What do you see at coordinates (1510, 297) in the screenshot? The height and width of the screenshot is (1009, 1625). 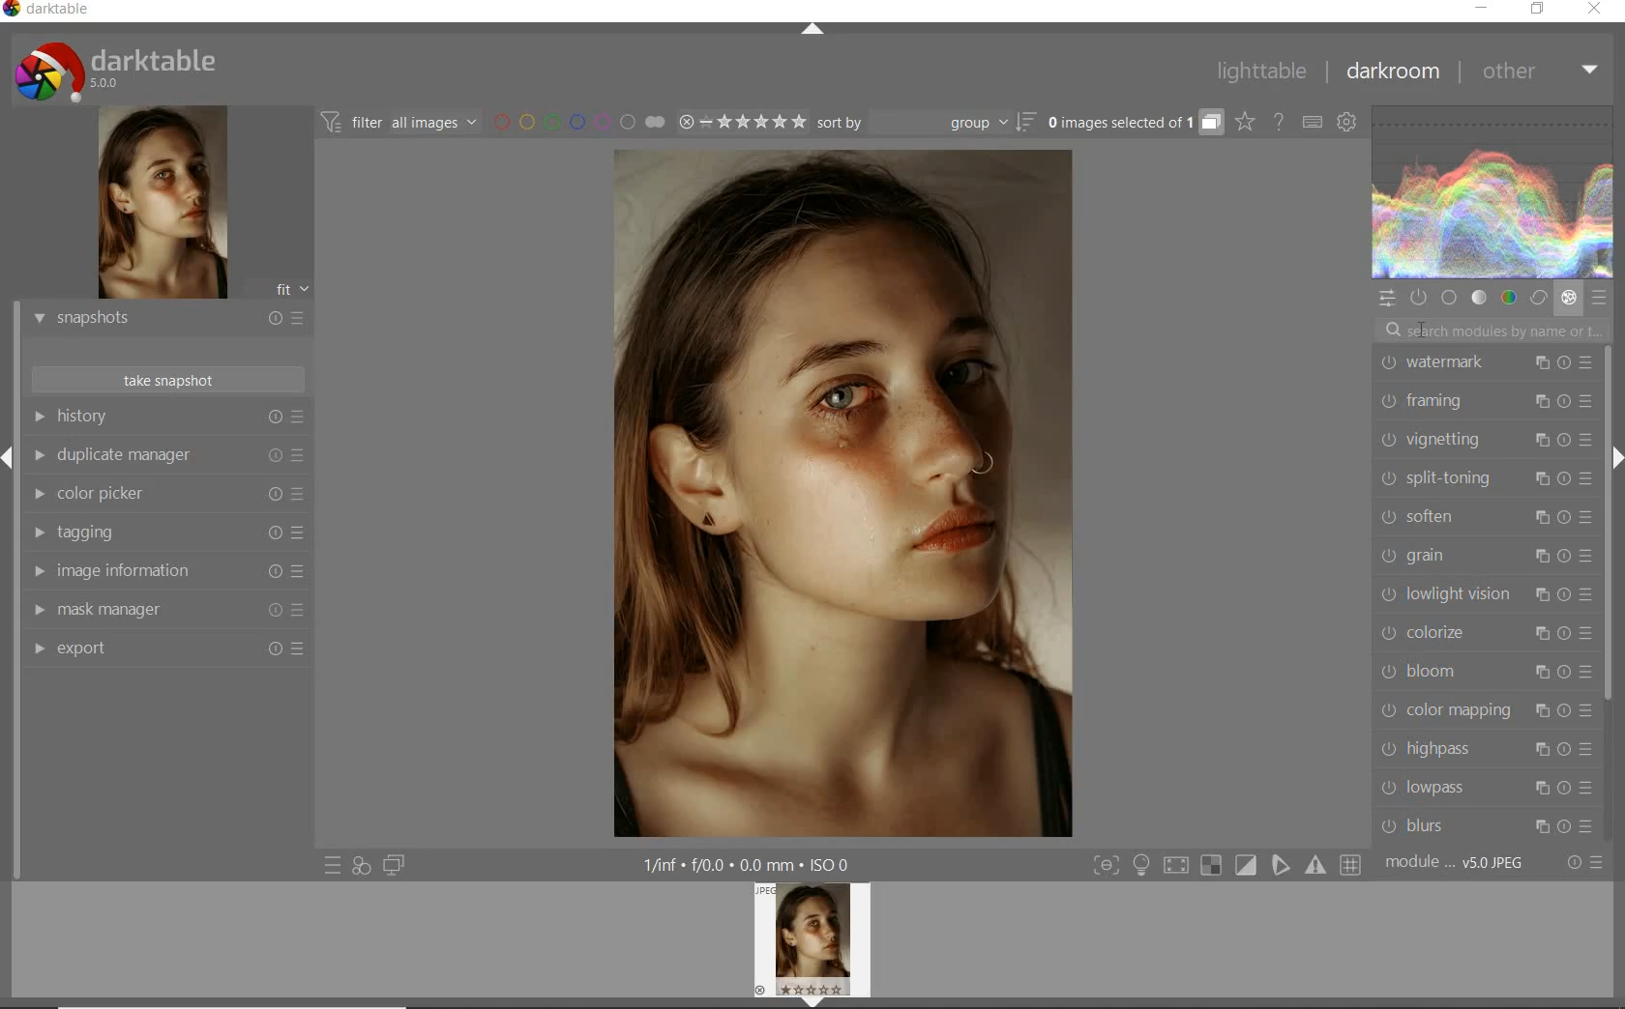 I see `color` at bounding box center [1510, 297].